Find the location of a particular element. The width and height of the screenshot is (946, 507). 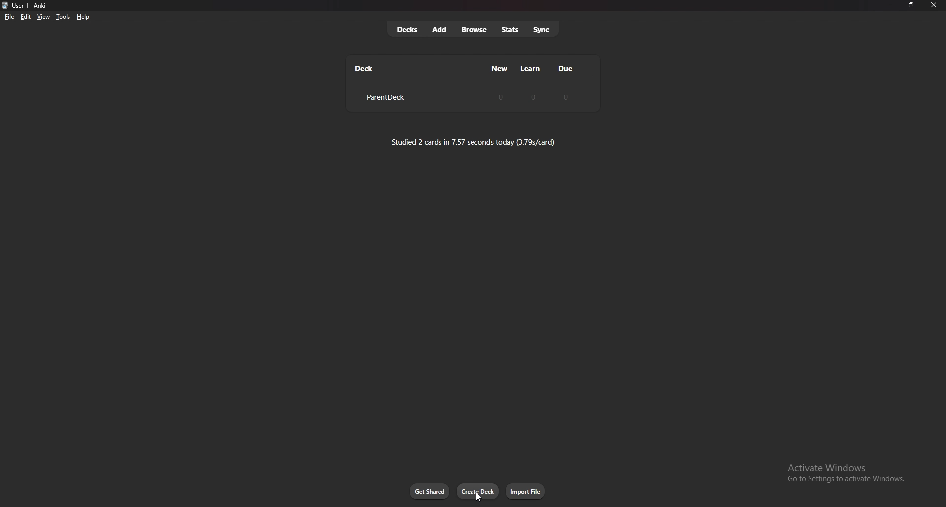

ParentDeck is located at coordinates (384, 97).